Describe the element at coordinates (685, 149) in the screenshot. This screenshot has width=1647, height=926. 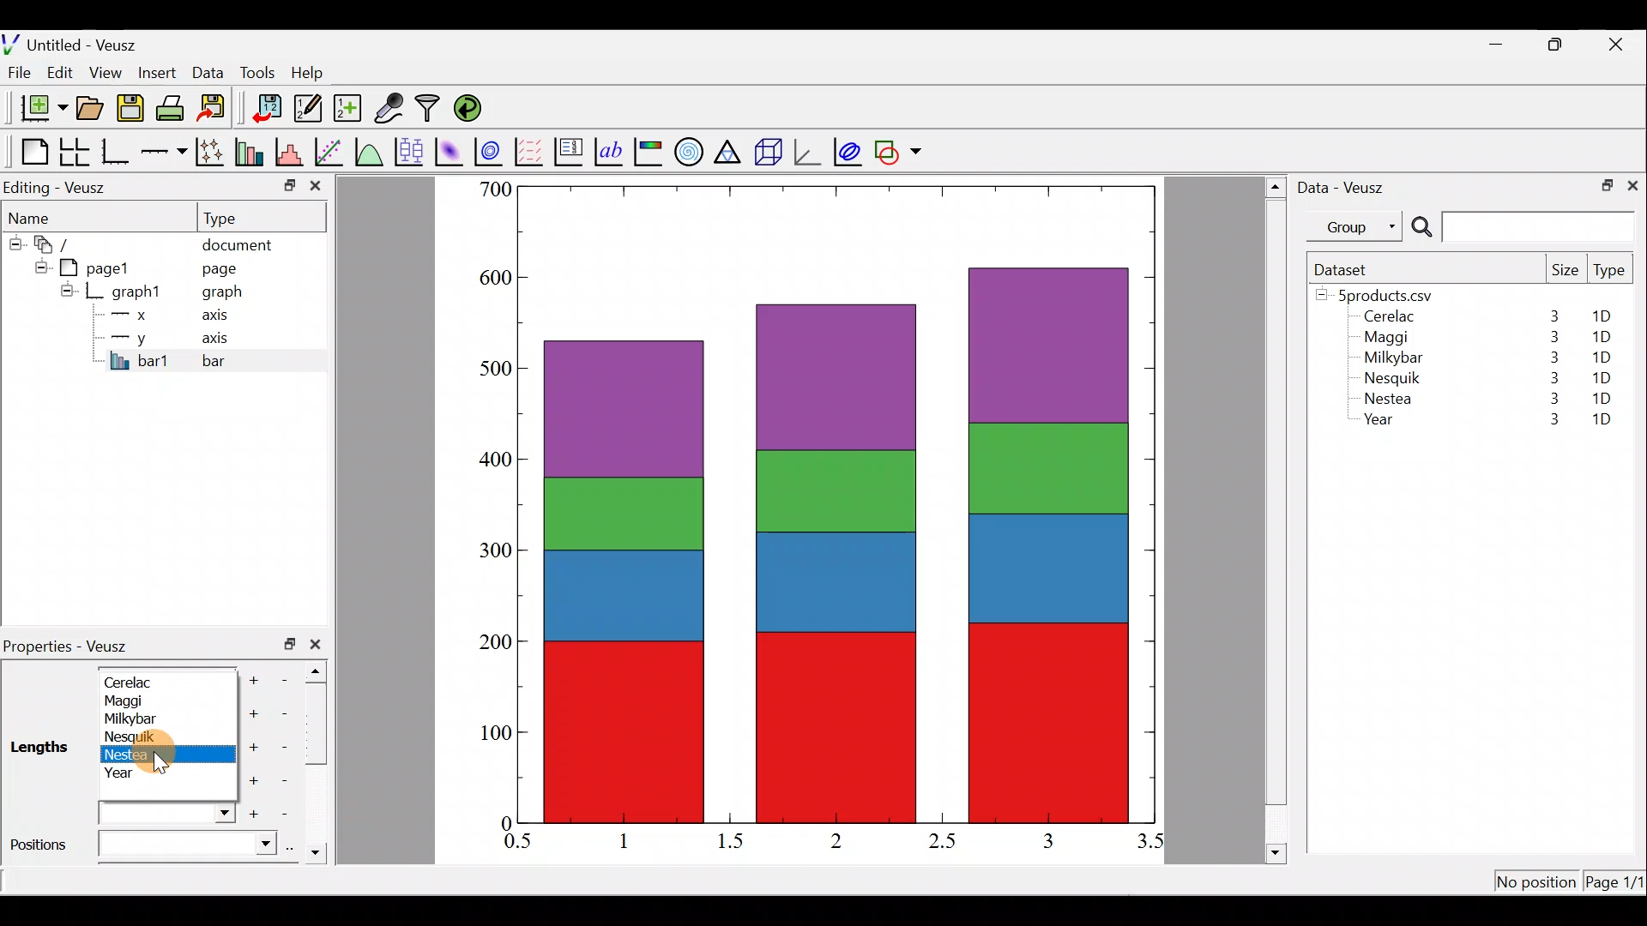
I see `Polar graph` at that location.